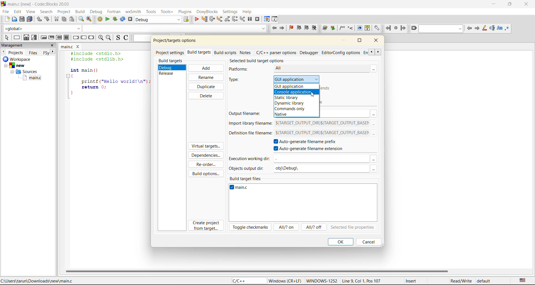 The height and width of the screenshot is (285, 535). Describe the element at coordinates (64, 12) in the screenshot. I see `project` at that location.